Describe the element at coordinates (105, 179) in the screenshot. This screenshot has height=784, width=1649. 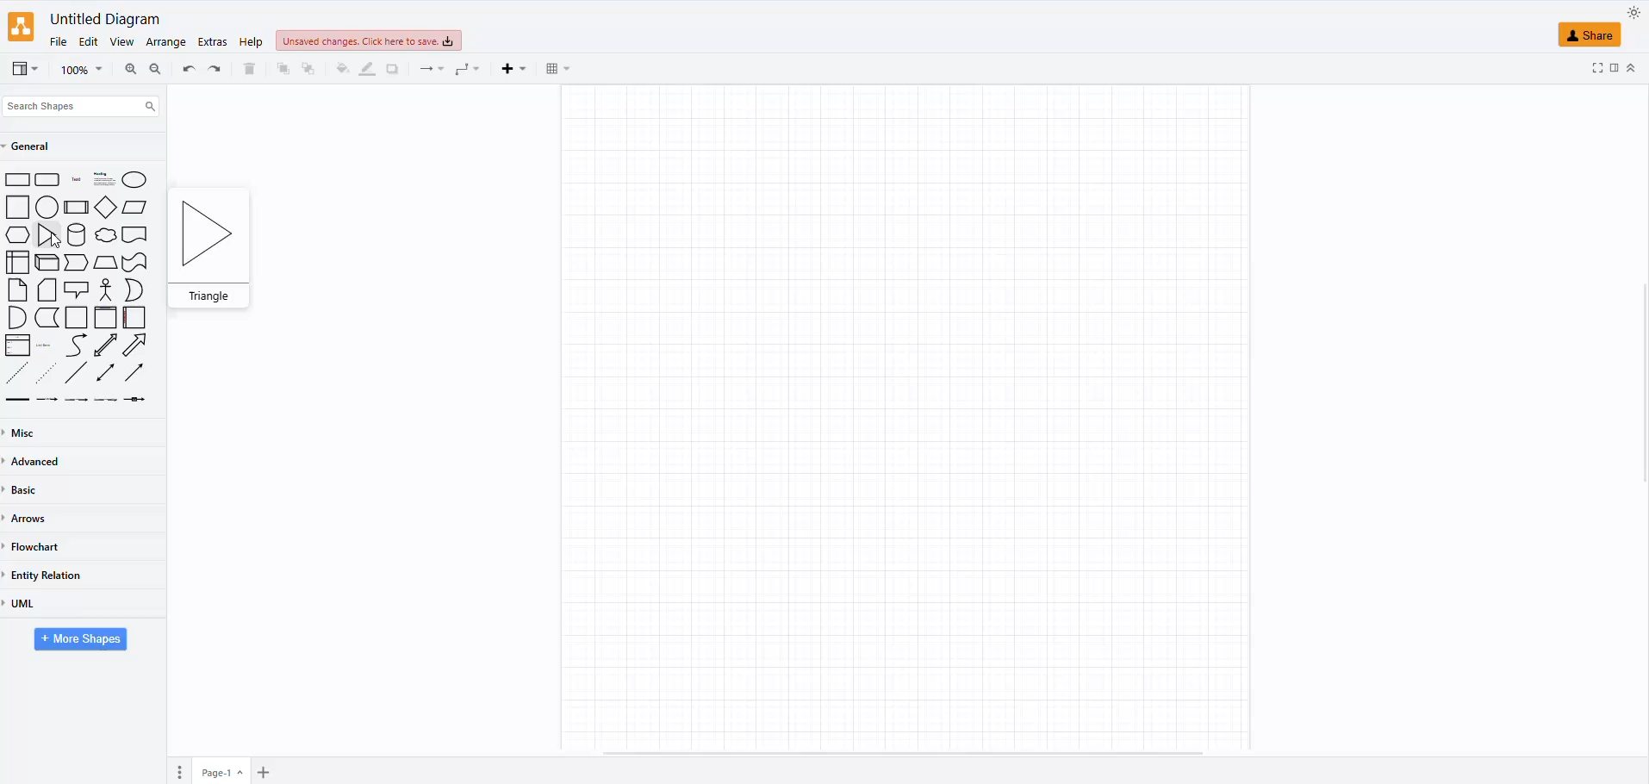
I see `Subtitle` at that location.